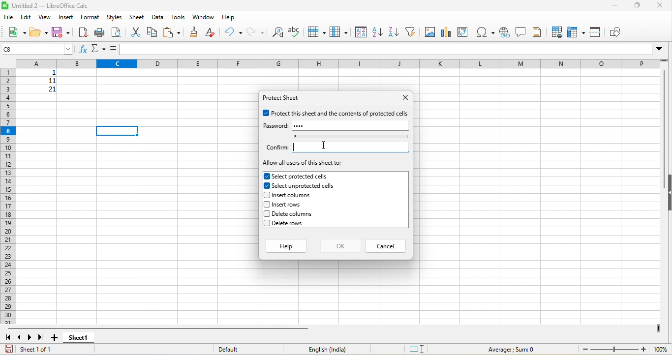 Image resolution: width=672 pixels, height=355 pixels. What do you see at coordinates (294, 31) in the screenshot?
I see `spelling` at bounding box center [294, 31].